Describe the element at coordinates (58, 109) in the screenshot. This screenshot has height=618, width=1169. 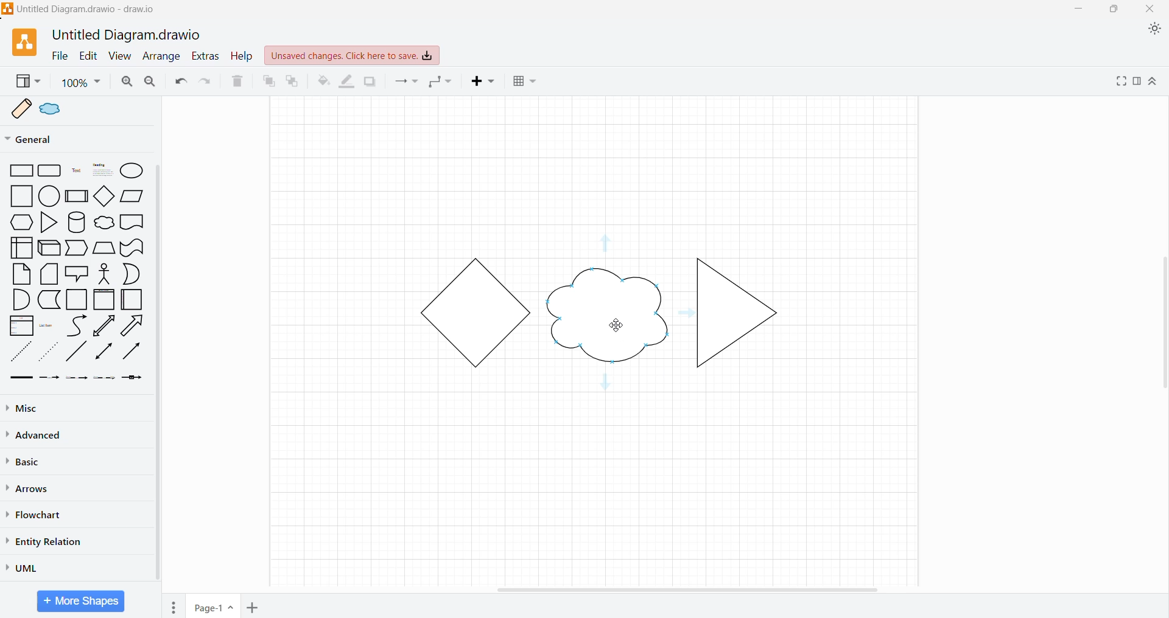
I see `Scratchpad sample shape 2` at that location.